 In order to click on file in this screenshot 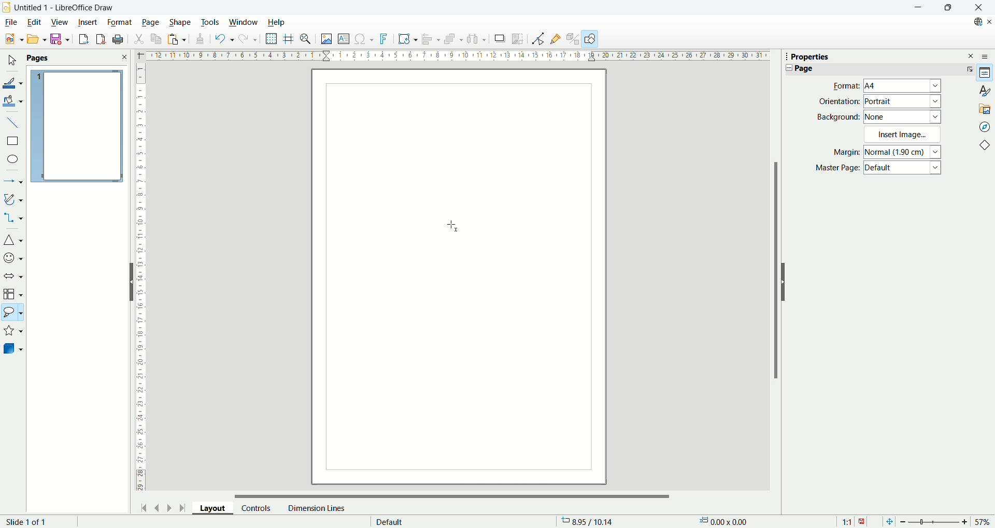, I will do `click(10, 22)`.